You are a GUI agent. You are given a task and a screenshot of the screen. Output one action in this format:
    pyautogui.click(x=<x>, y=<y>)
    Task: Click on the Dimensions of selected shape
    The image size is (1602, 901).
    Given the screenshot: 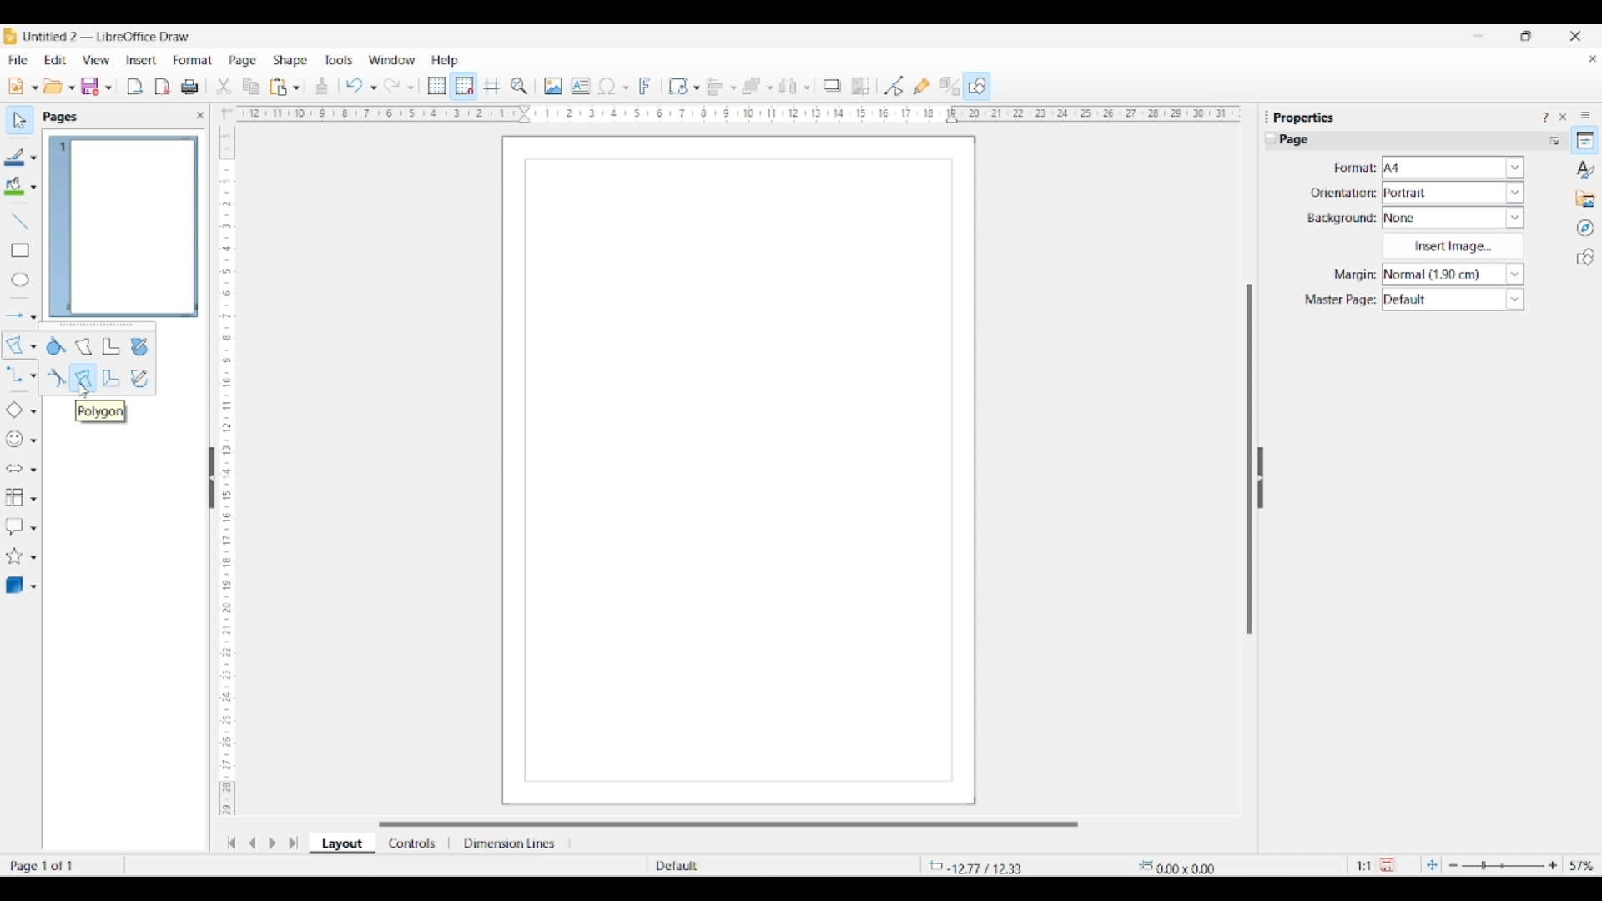 What is the action you would take?
    pyautogui.click(x=1186, y=866)
    